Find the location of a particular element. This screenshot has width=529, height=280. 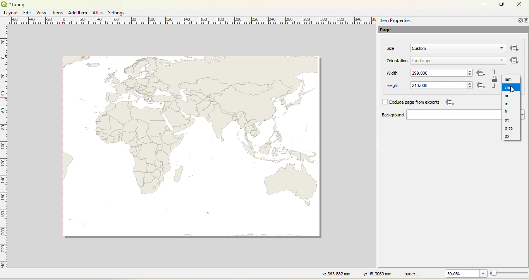

Icon is located at coordinates (514, 60).